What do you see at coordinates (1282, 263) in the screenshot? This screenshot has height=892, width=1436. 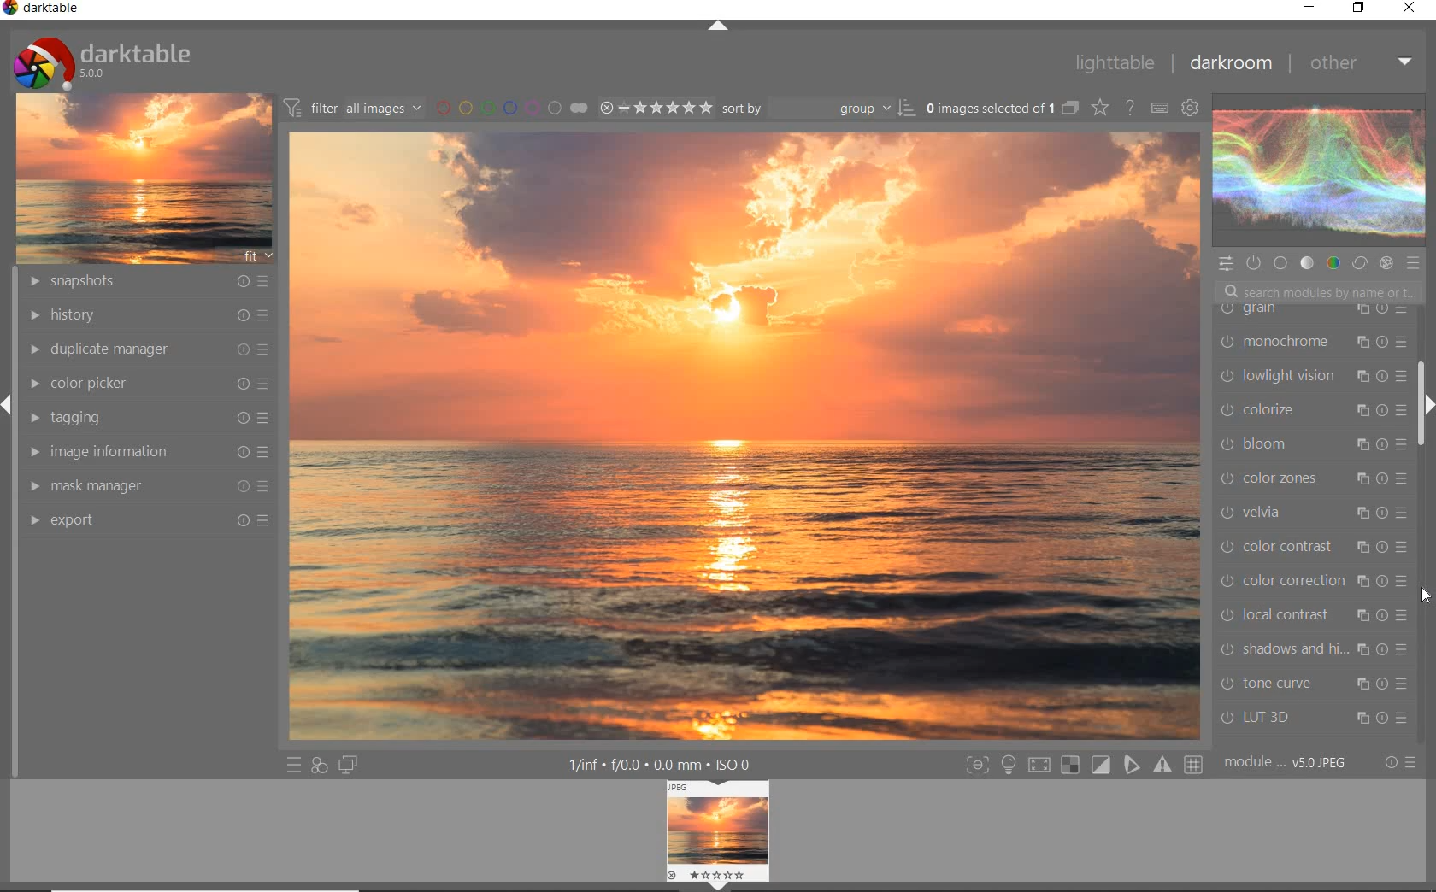 I see `BASE` at bounding box center [1282, 263].